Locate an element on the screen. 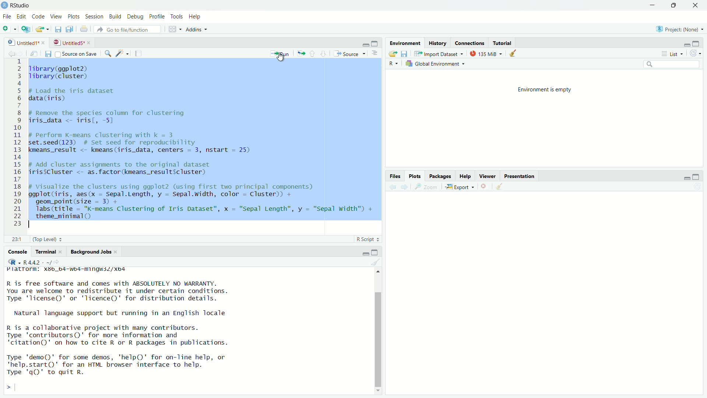 This screenshot has width=707, height=398. close is located at coordinates (696, 6).